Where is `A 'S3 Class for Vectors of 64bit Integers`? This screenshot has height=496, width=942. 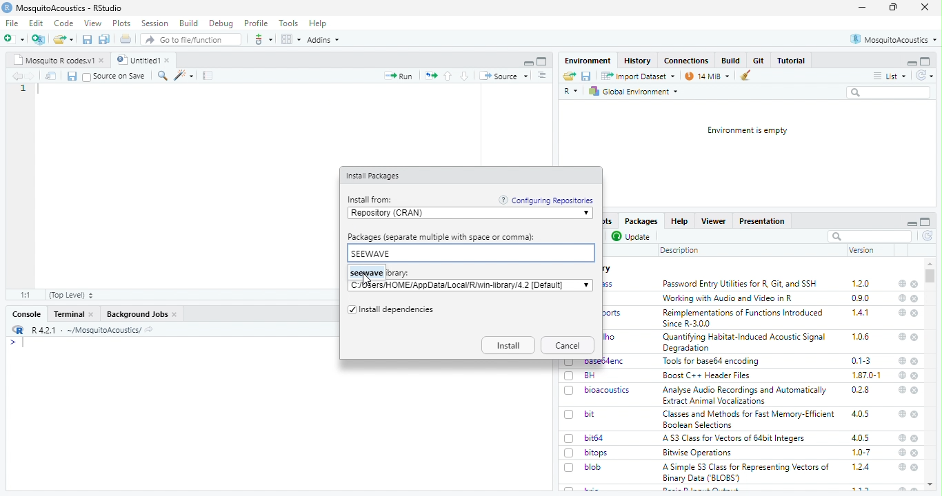
A 'S3 Class for Vectors of 64bit Integers is located at coordinates (735, 439).